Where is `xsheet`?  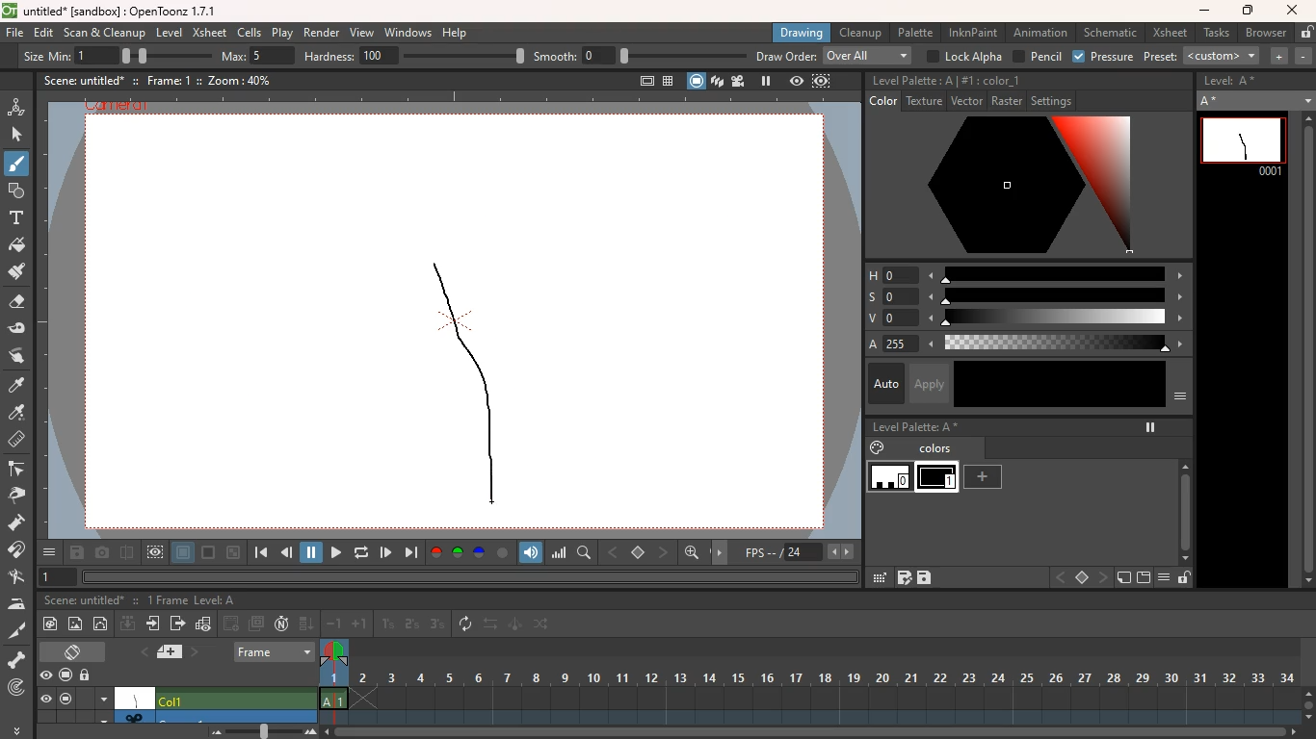 xsheet is located at coordinates (210, 34).